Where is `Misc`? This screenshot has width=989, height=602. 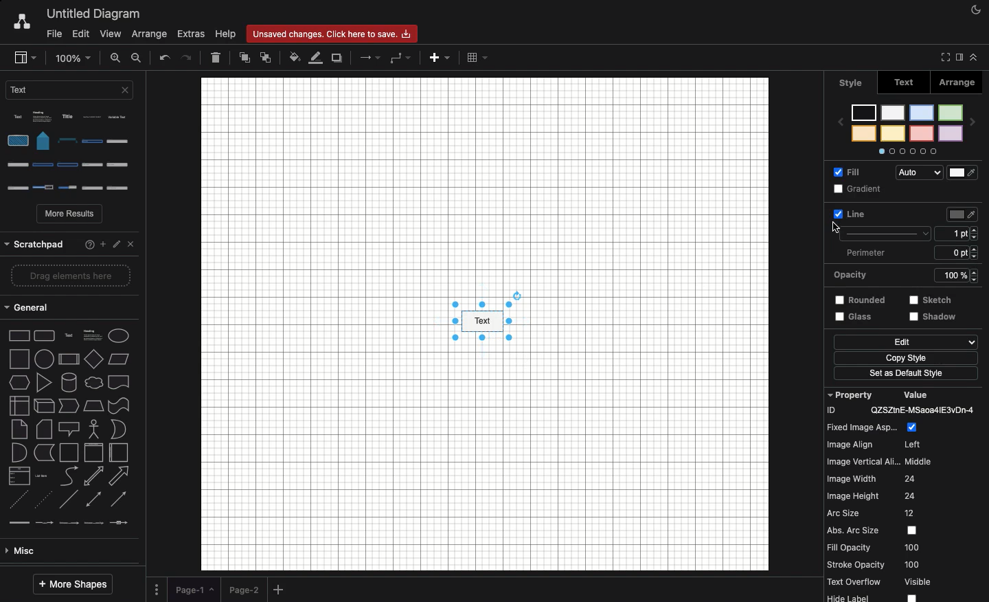
Misc is located at coordinates (67, 429).